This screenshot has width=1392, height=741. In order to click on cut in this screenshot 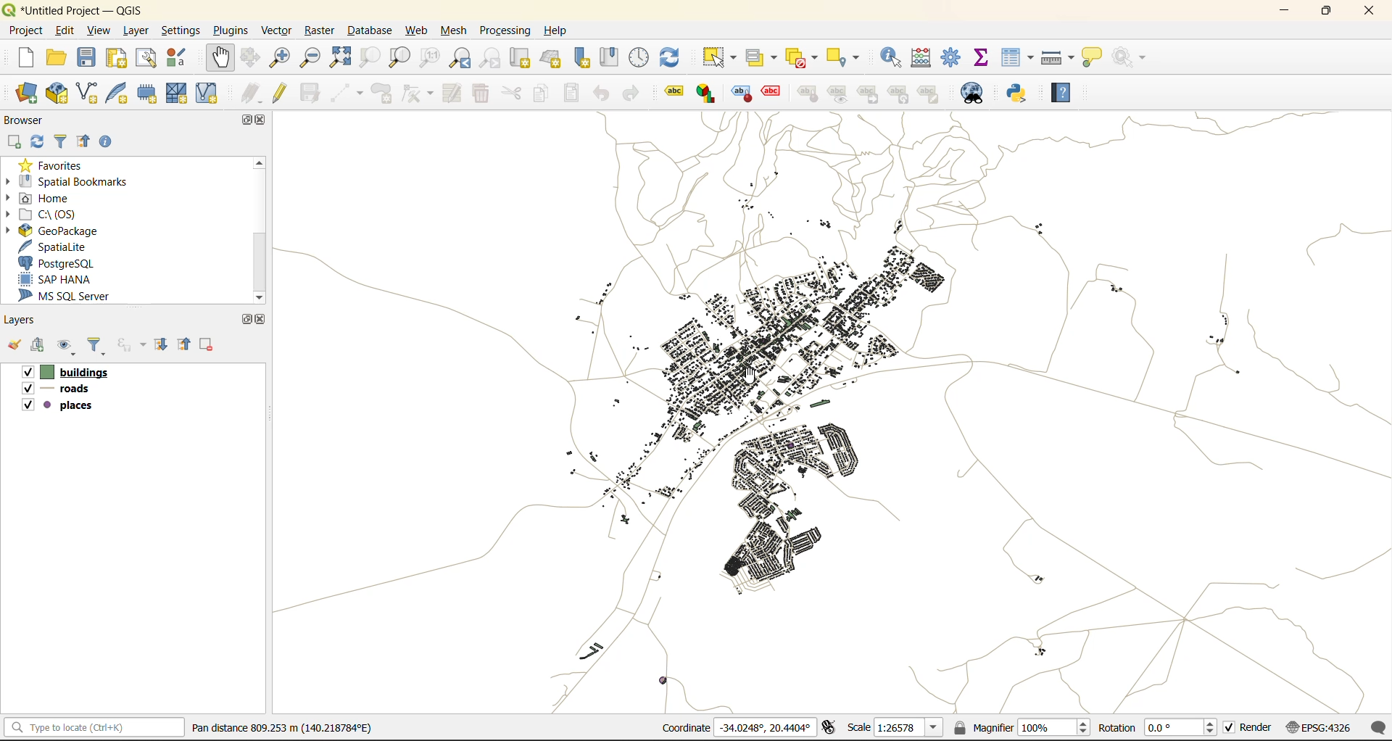, I will do `click(511, 94)`.